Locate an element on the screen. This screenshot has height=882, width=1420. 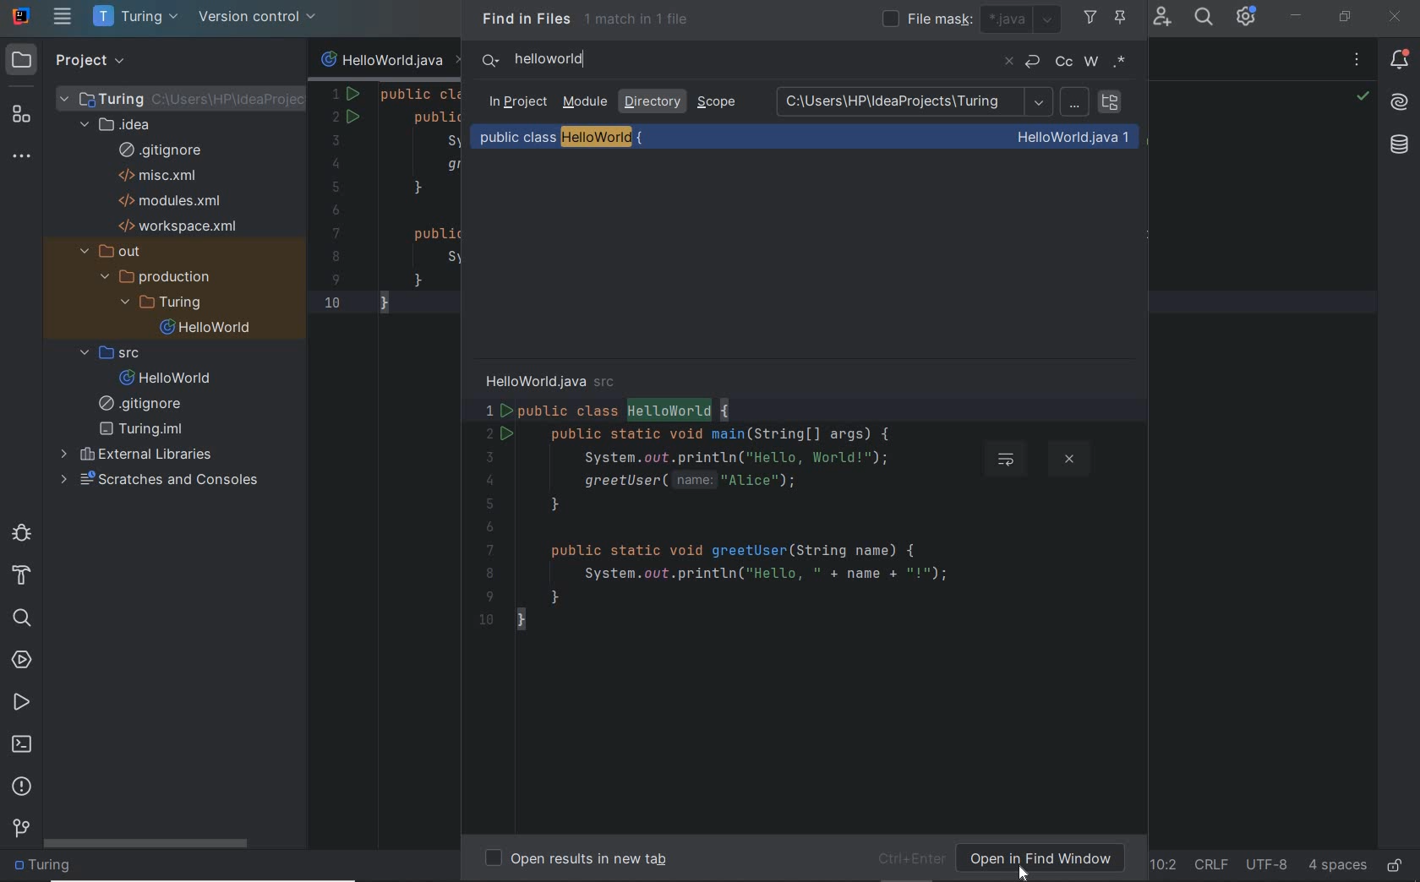
debug is located at coordinates (21, 536).